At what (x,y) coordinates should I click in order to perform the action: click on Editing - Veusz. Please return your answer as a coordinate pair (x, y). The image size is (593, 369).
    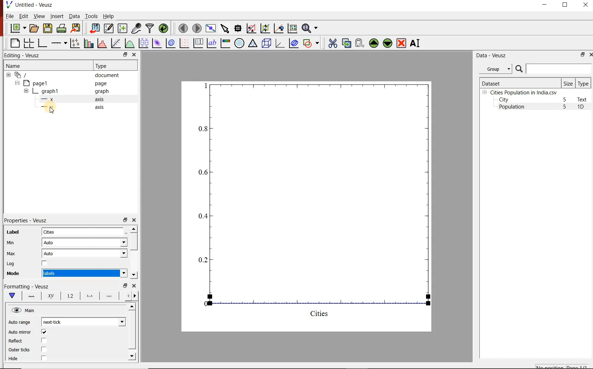
    Looking at the image, I should click on (26, 55).